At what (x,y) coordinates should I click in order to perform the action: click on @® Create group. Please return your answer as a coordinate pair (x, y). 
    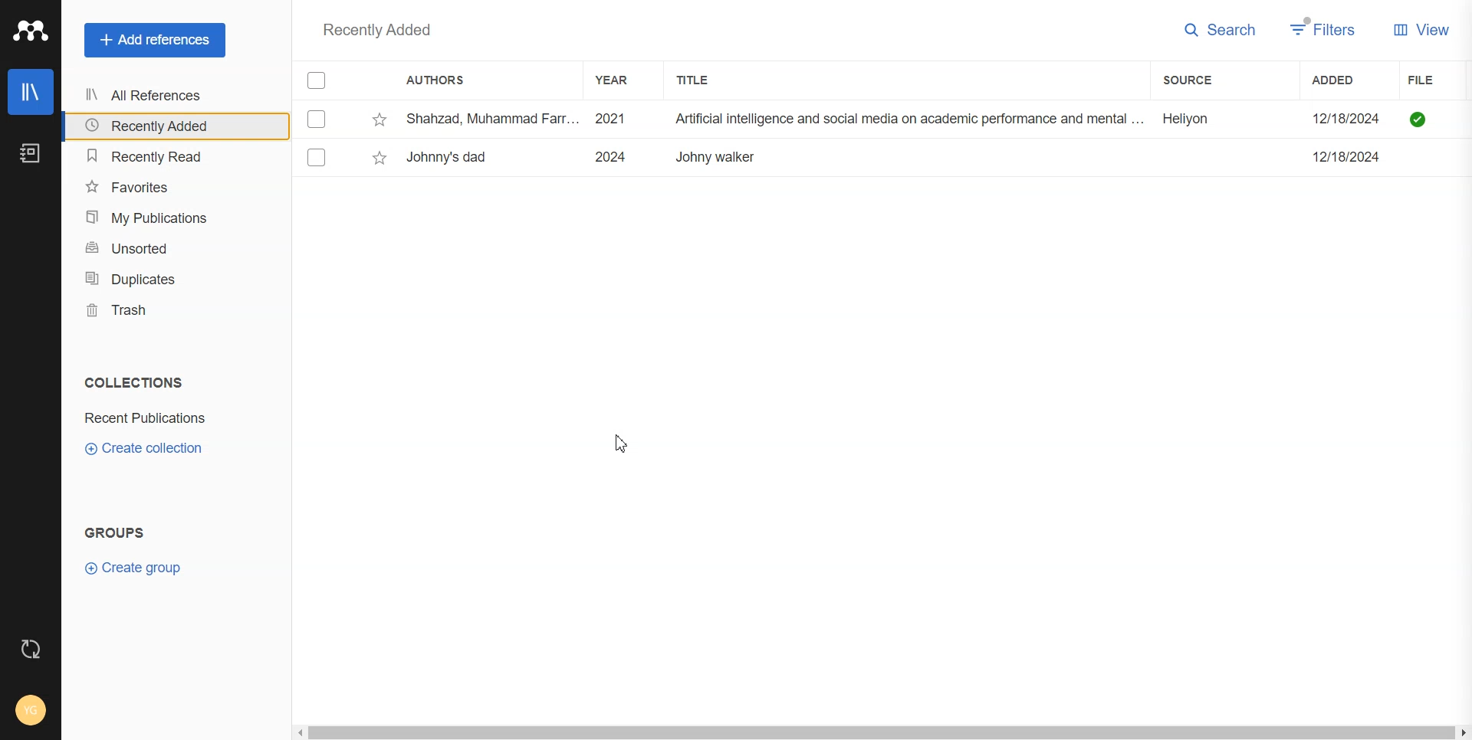
    Looking at the image, I should click on (146, 568).